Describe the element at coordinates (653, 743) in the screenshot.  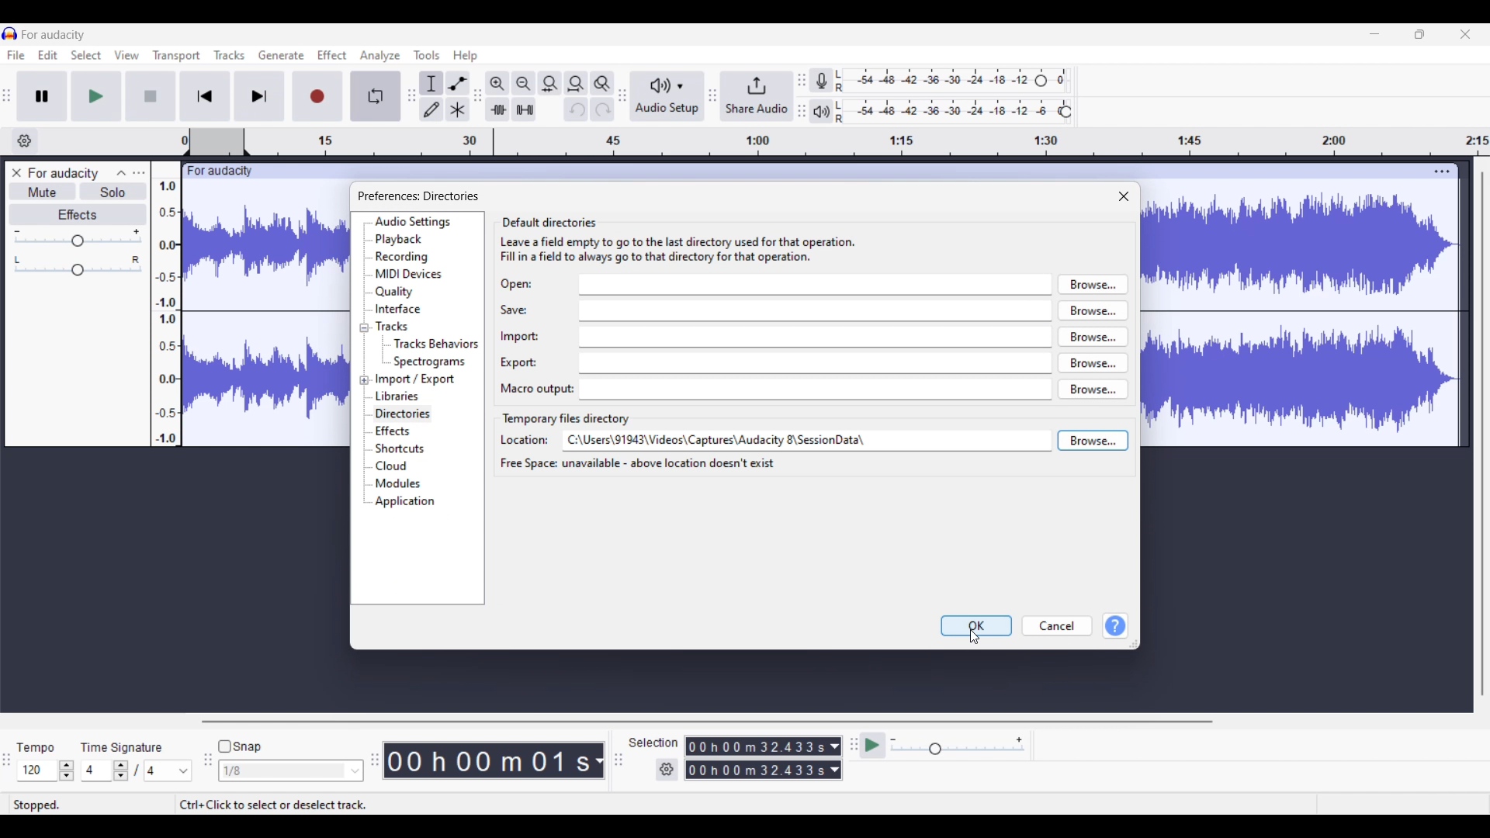
I see `Indicates selection duration` at that location.